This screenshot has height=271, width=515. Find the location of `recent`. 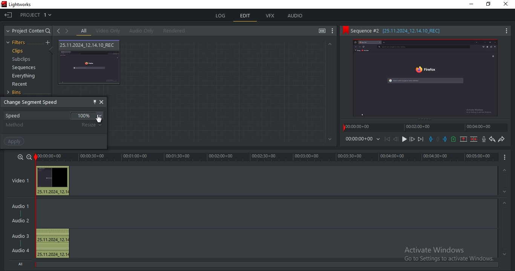

recent is located at coordinates (21, 85).